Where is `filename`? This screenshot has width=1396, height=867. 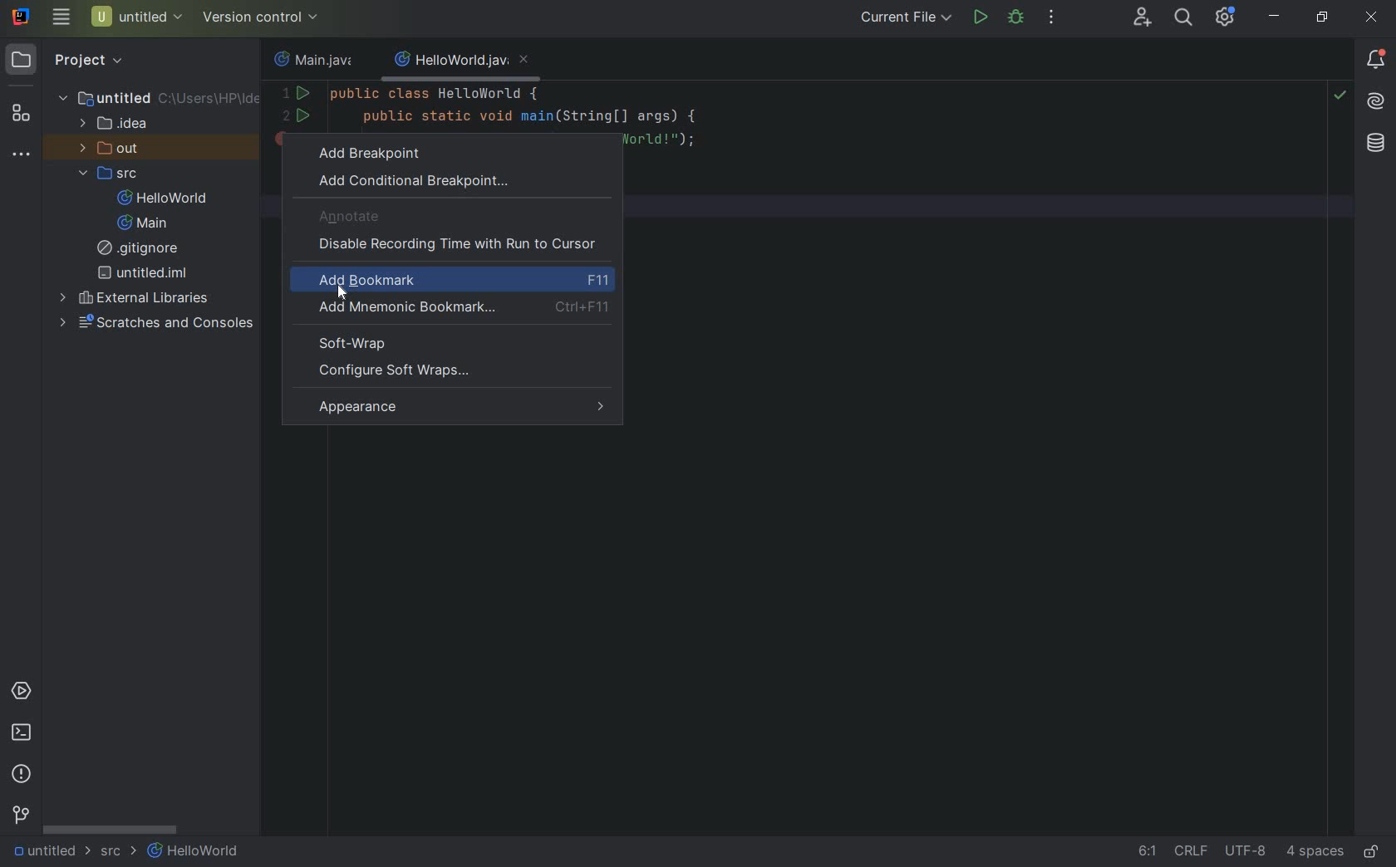
filename is located at coordinates (460, 63).